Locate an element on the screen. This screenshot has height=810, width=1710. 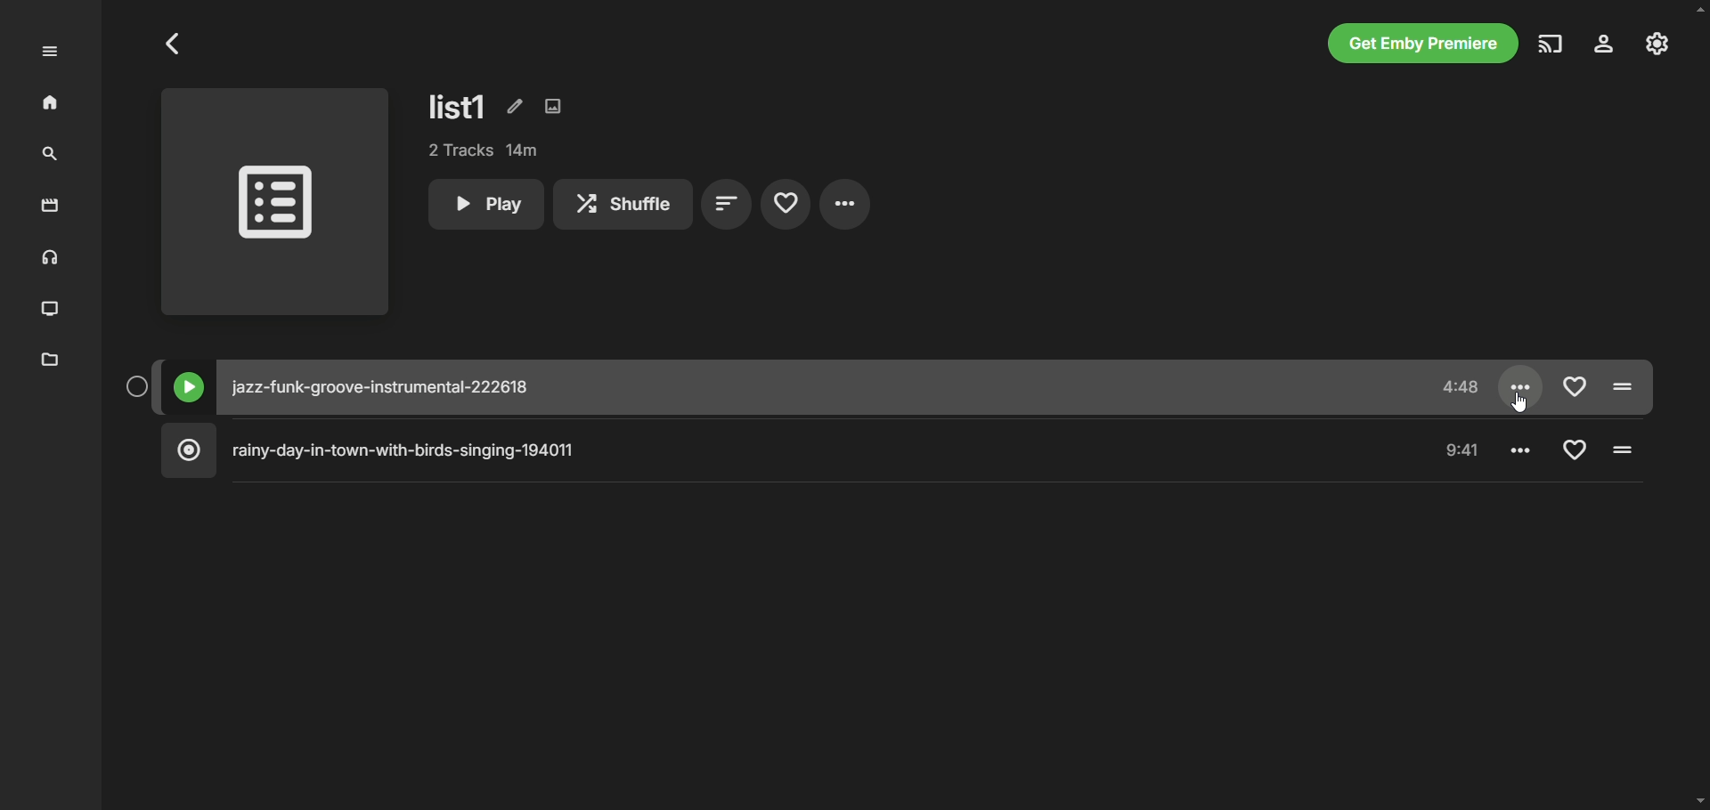
home is located at coordinates (52, 103).